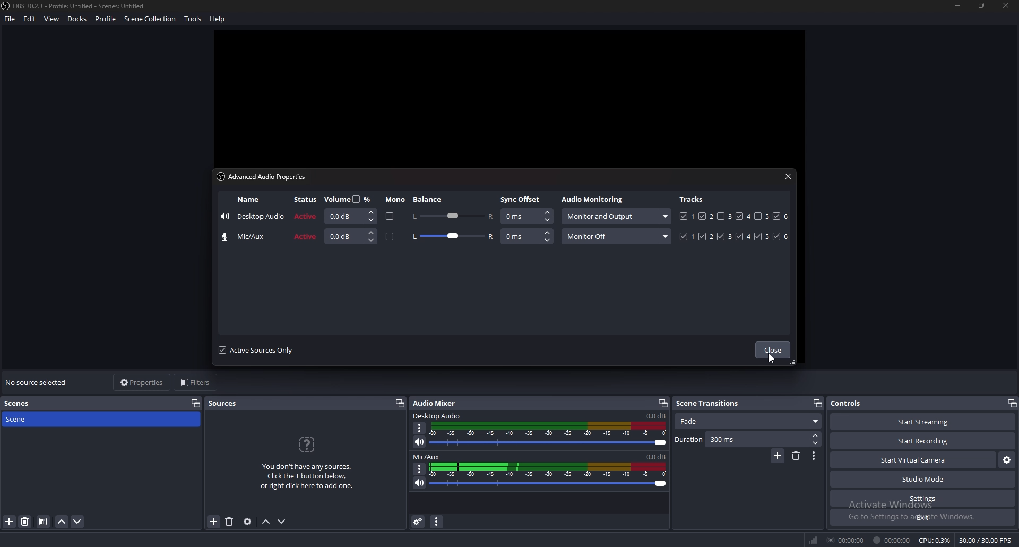  I want to click on close, so click(788, 176).